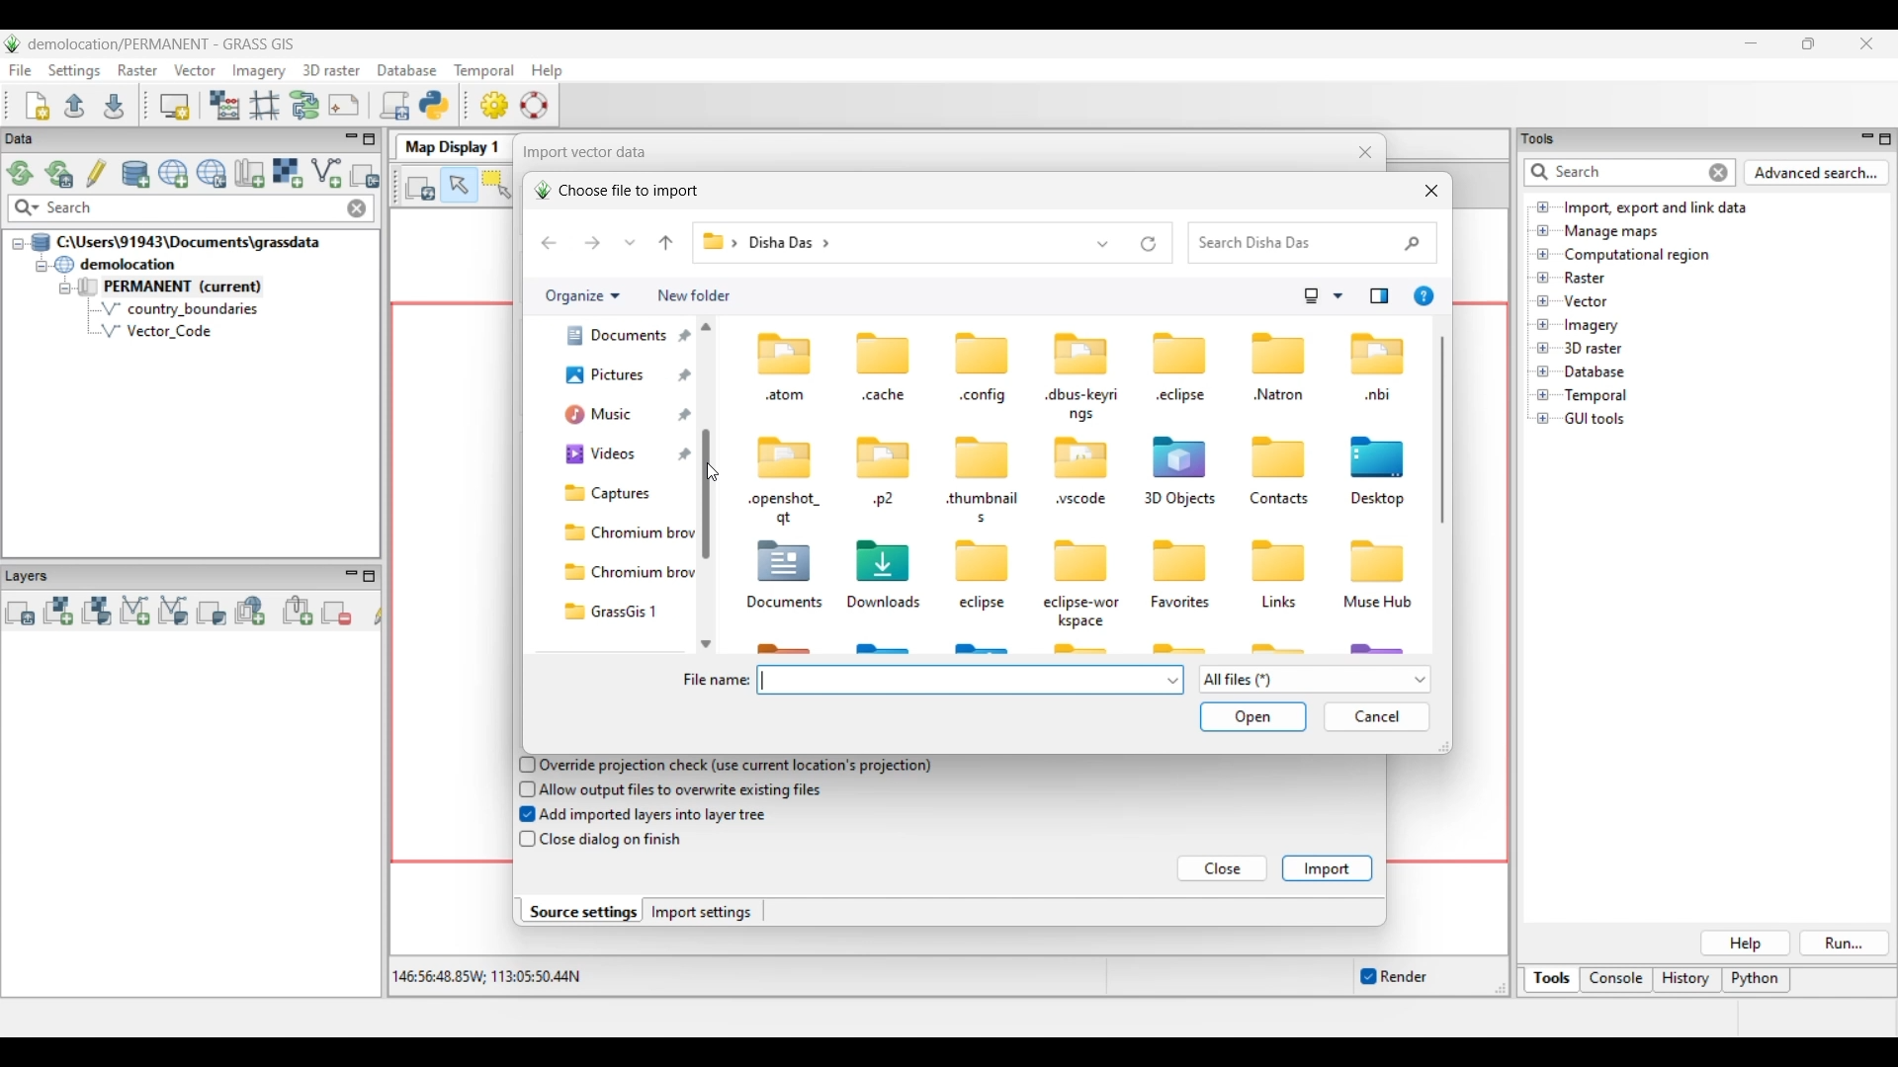  What do you see at coordinates (981, 508) in the screenshot?
I see `thumbnail. s` at bounding box center [981, 508].